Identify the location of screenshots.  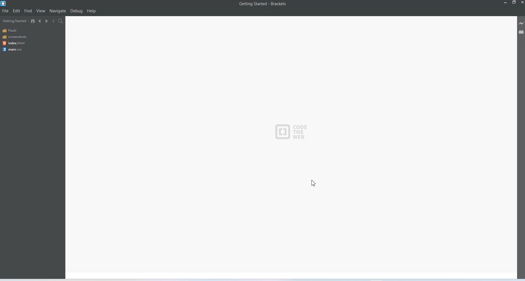
(14, 37).